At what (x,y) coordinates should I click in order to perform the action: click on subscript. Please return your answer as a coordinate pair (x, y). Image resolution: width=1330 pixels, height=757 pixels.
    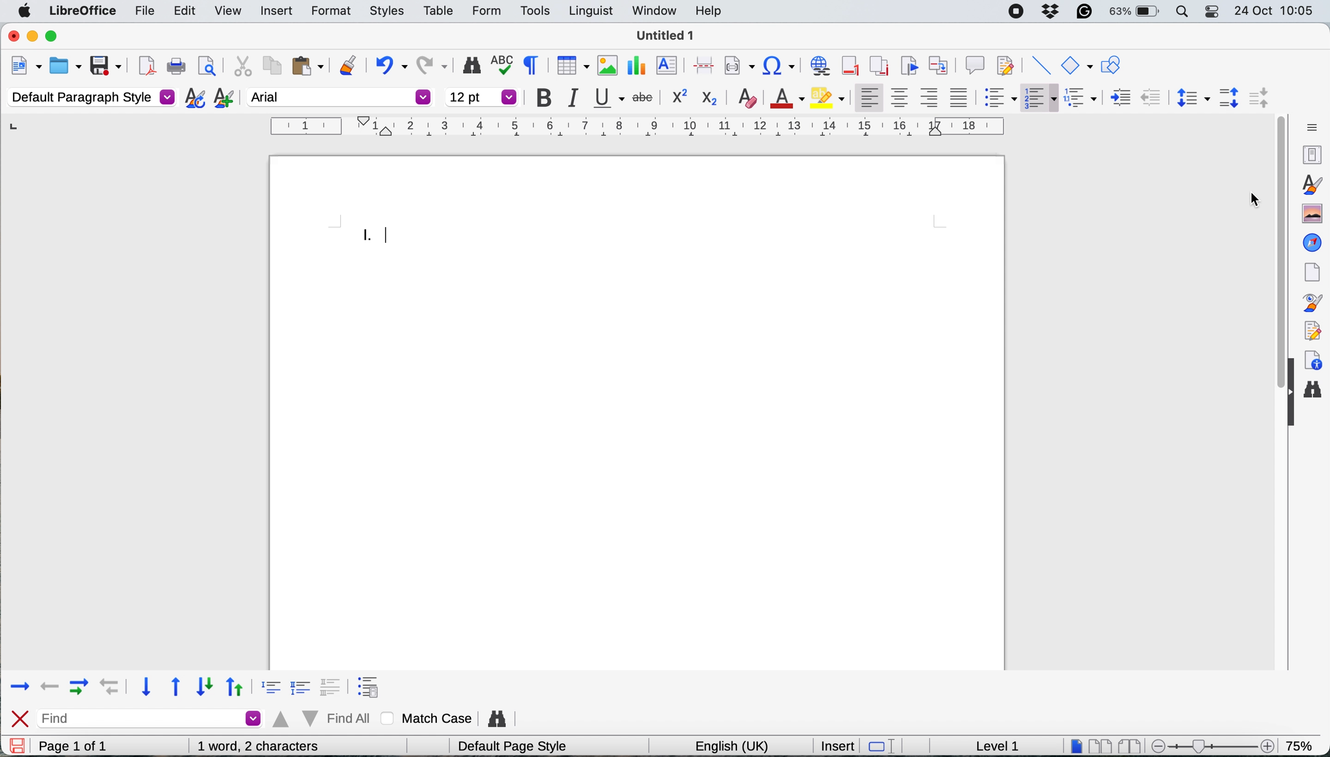
    Looking at the image, I should click on (708, 98).